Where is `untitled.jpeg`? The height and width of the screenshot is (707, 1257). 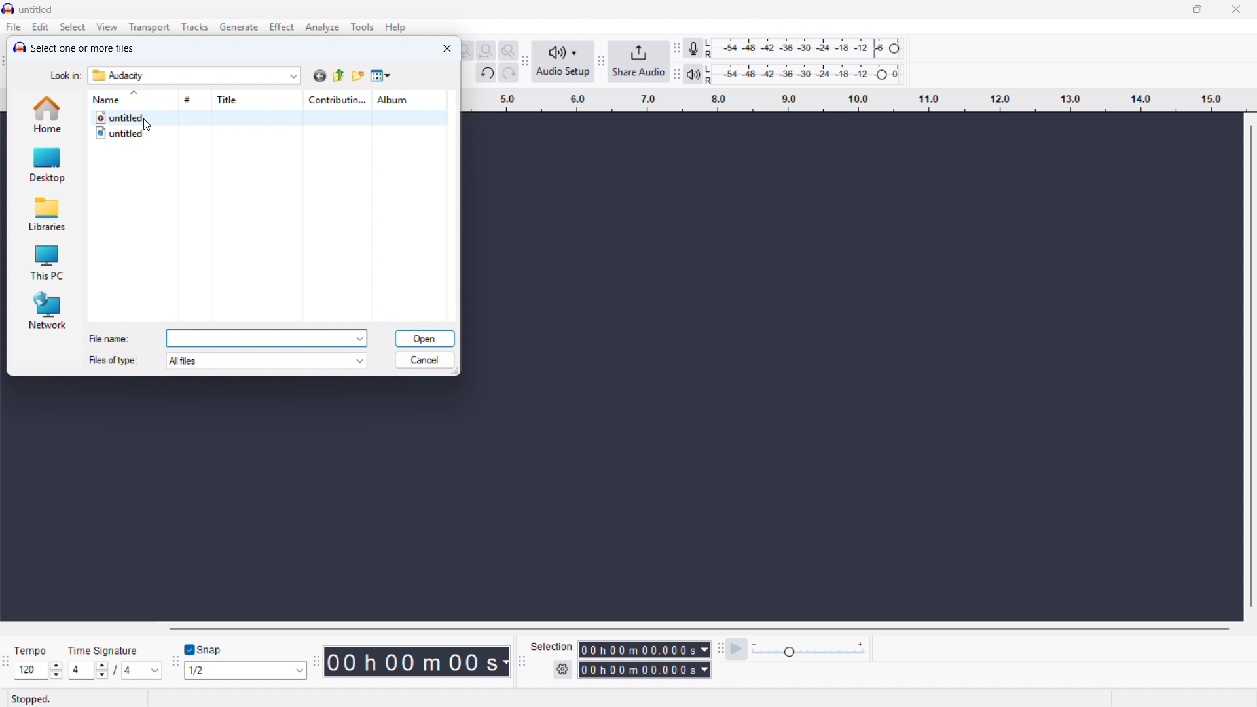
untitled.jpeg is located at coordinates (268, 134).